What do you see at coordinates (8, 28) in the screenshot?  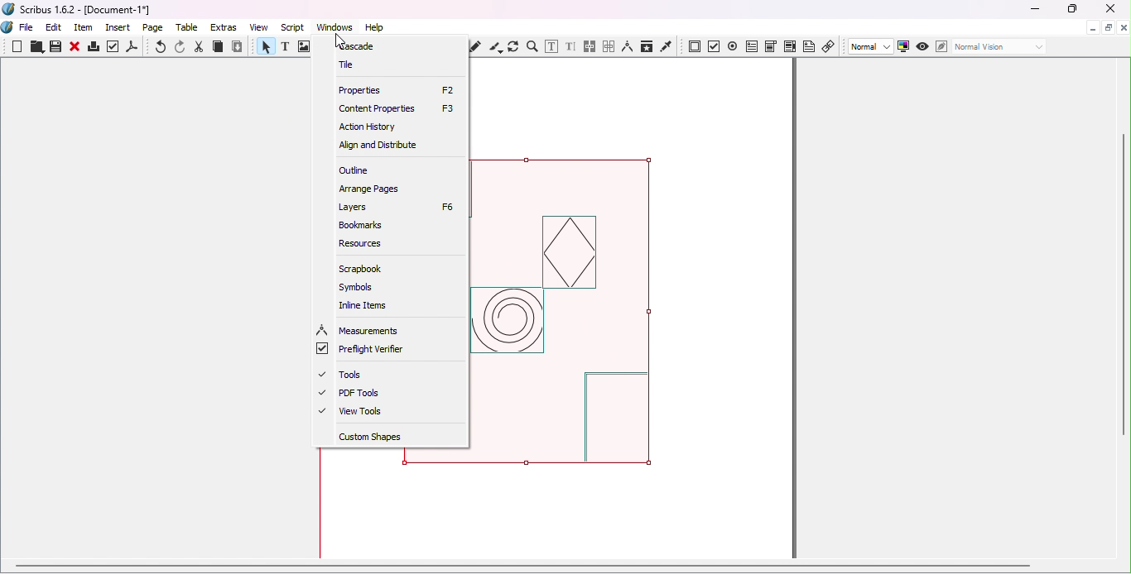 I see `Logo` at bounding box center [8, 28].